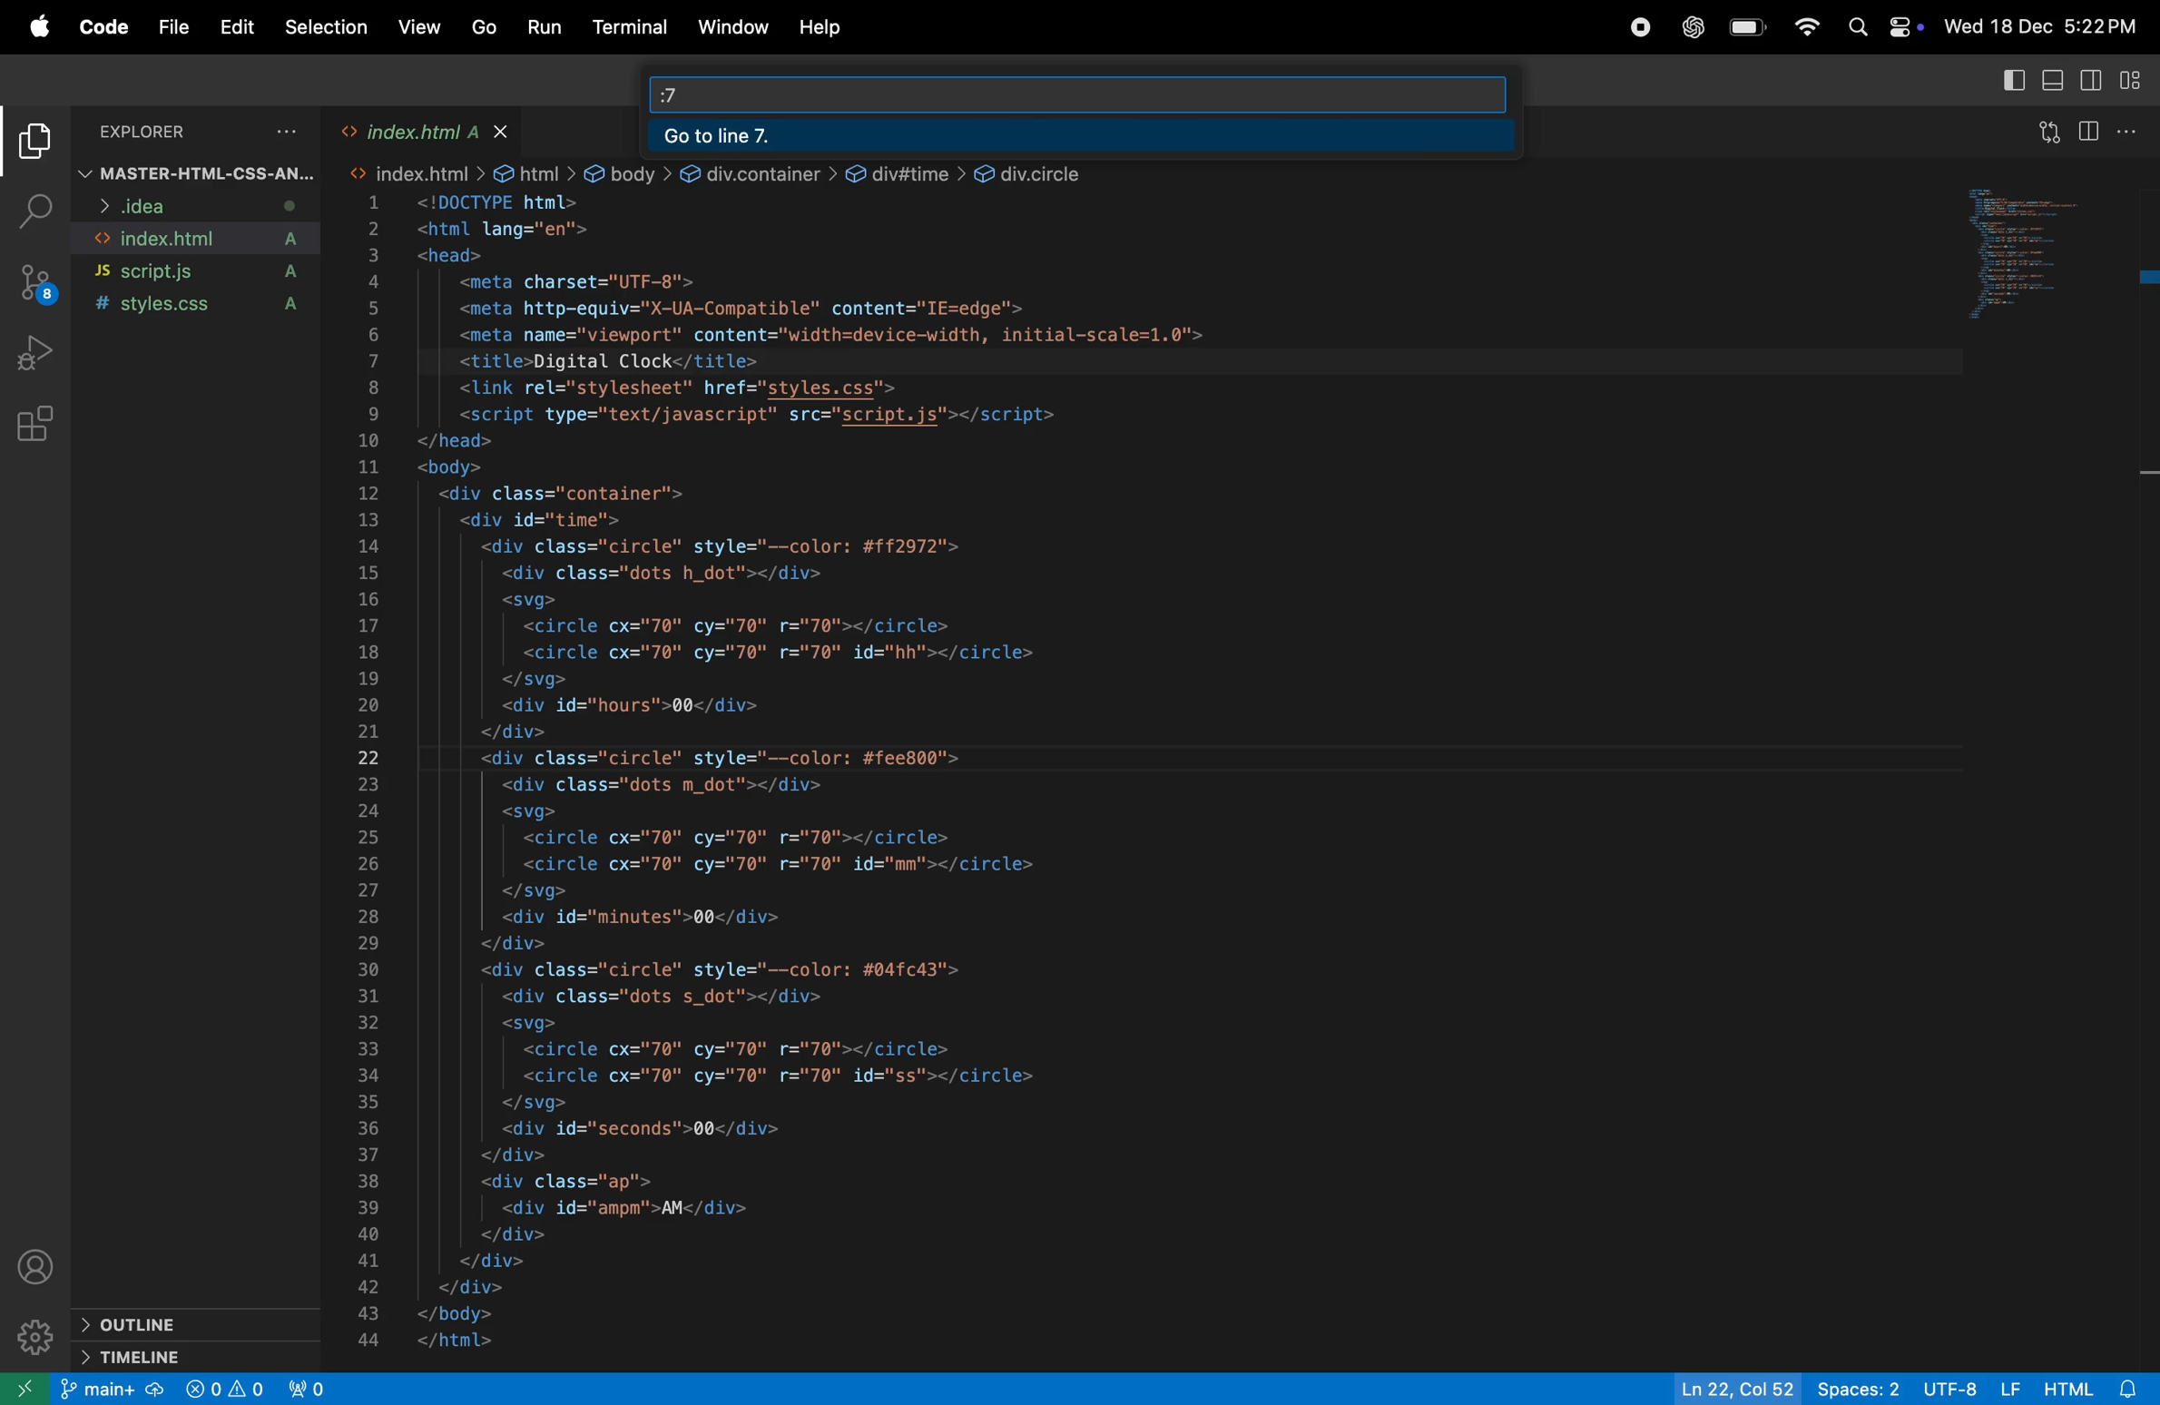 Image resolution: width=2160 pixels, height=1405 pixels. Describe the element at coordinates (2051, 80) in the screenshot. I see `toggle panel` at that location.